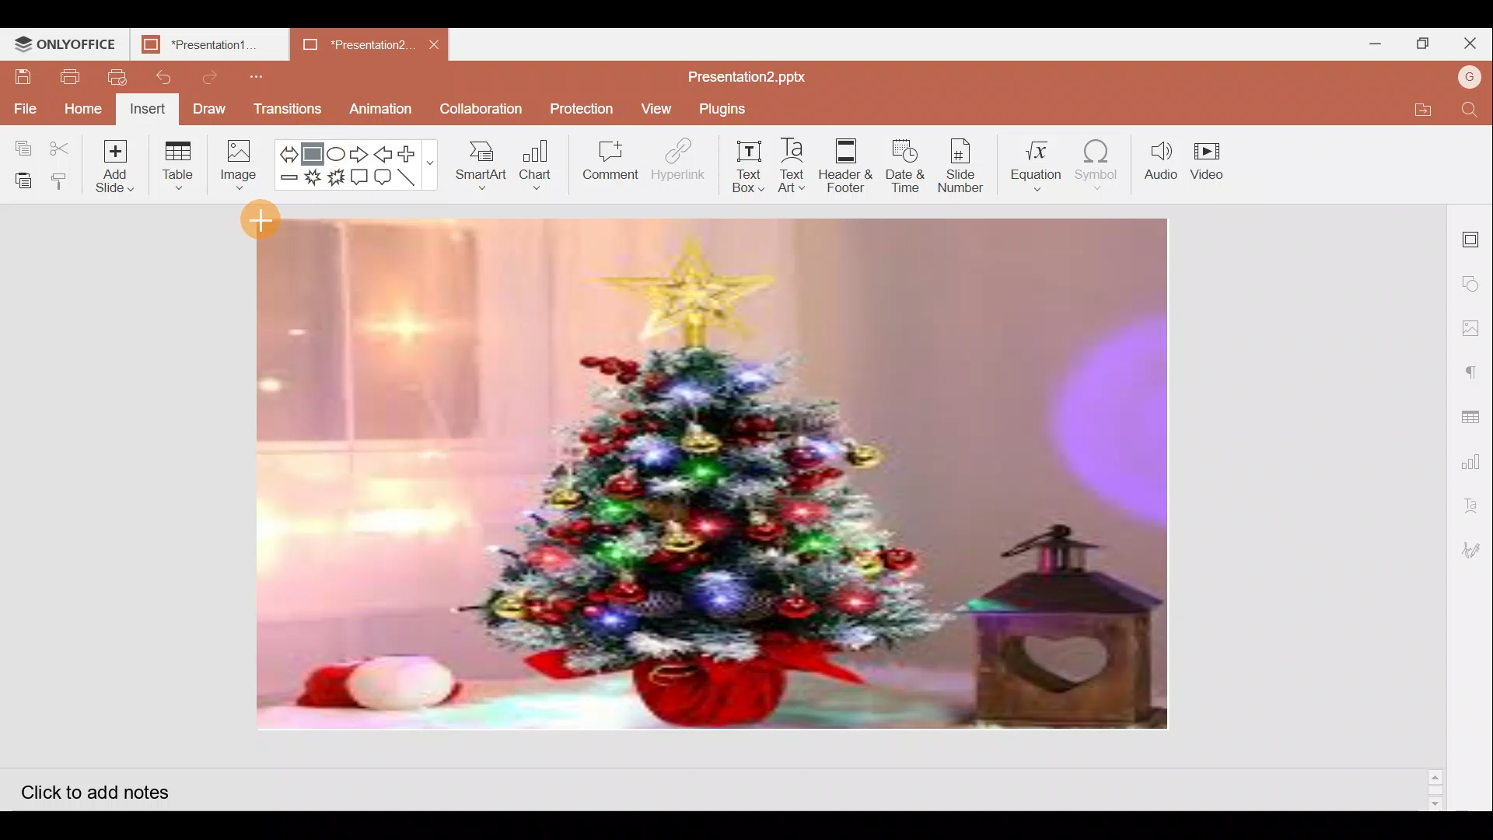 The height and width of the screenshot is (840, 1493). Describe the element at coordinates (1475, 328) in the screenshot. I see `Image settings` at that location.